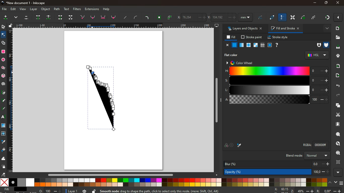 The image size is (344, 193). I want to click on more, so click(339, 172).